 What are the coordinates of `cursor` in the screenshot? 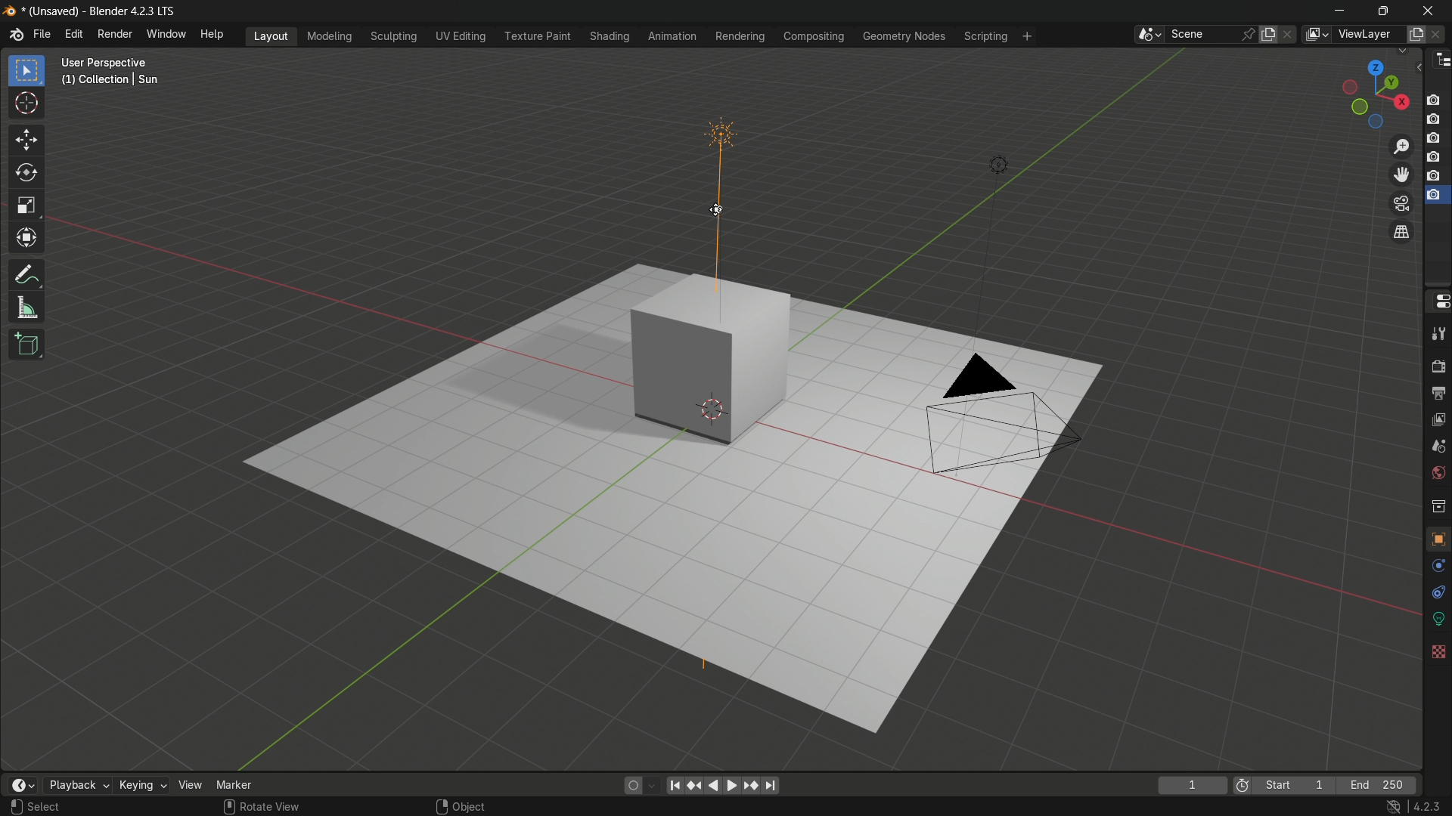 It's located at (716, 210).